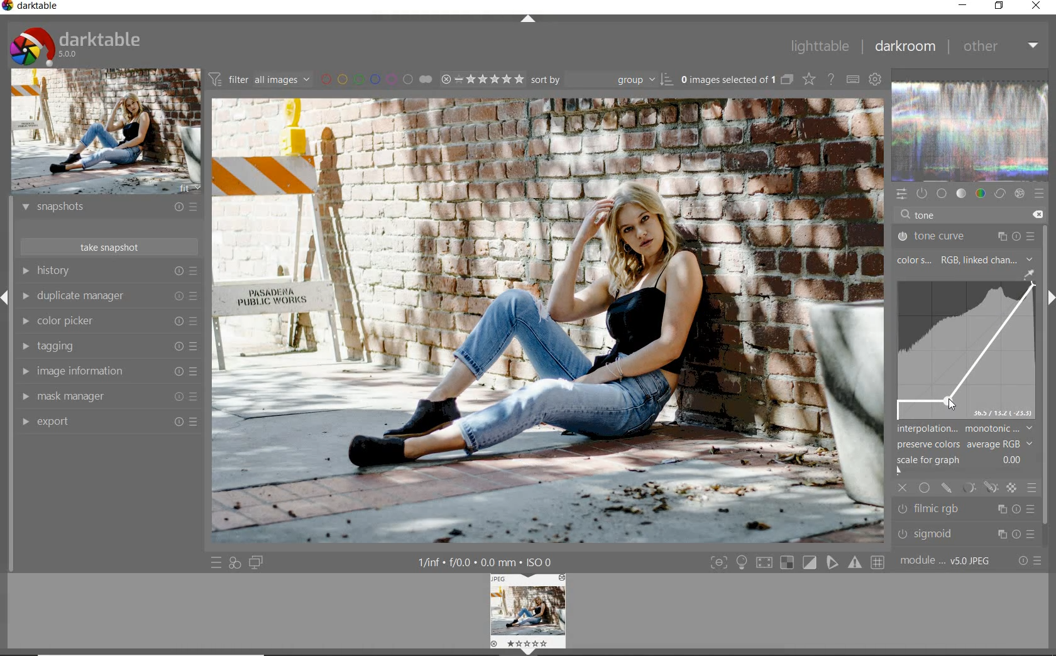  I want to click on tone curve map, so click(966, 351).